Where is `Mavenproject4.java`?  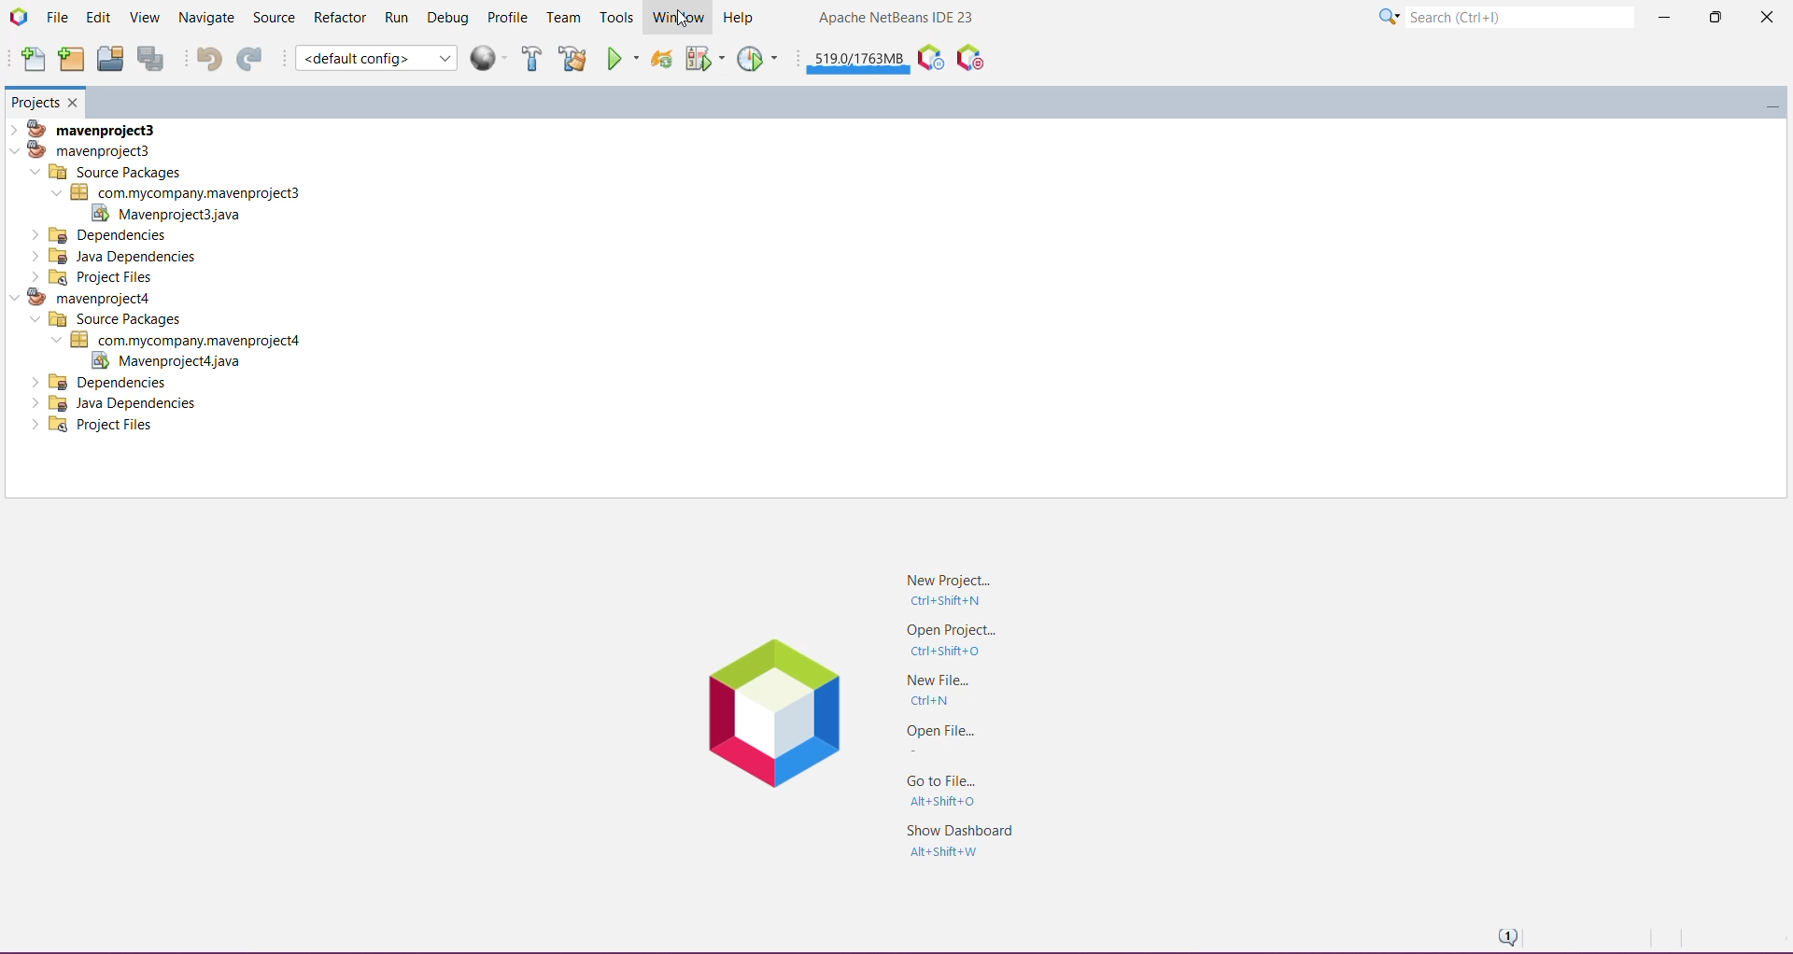 Mavenproject4.java is located at coordinates (163, 361).